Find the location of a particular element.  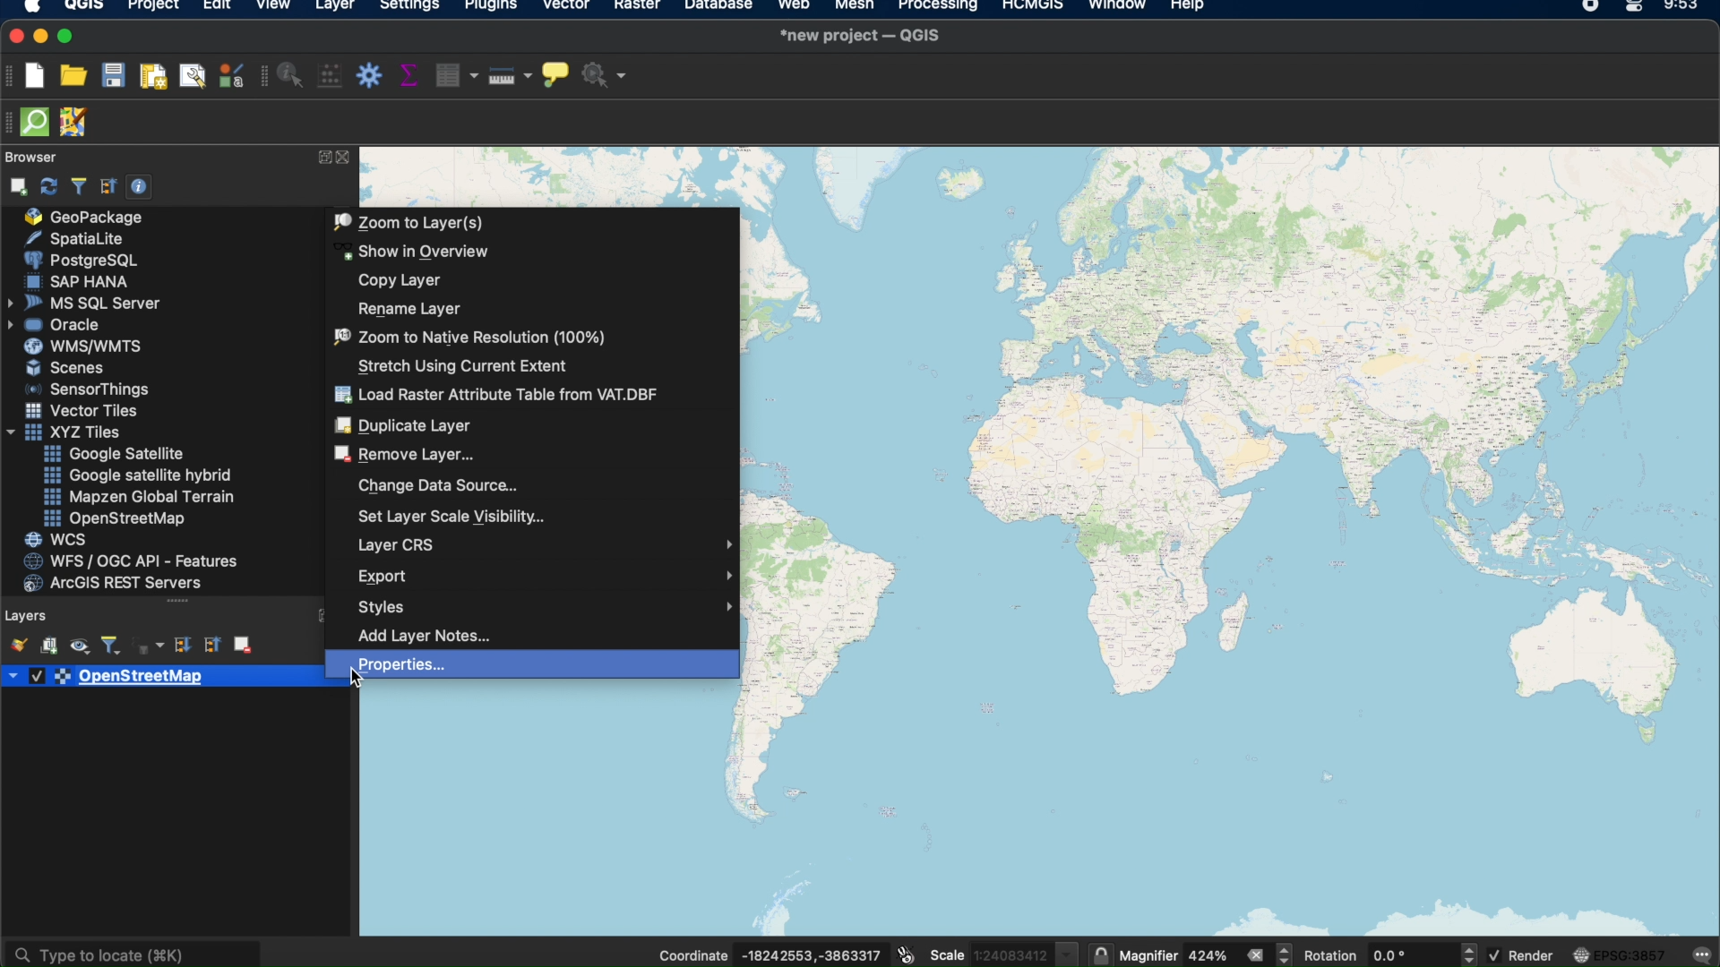

messages is located at coordinates (1704, 953).